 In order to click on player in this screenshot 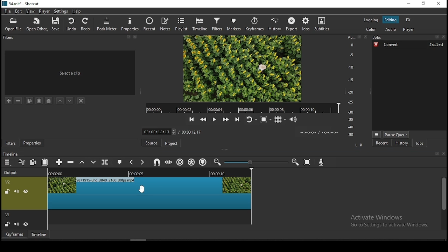, I will do `click(409, 29)`.